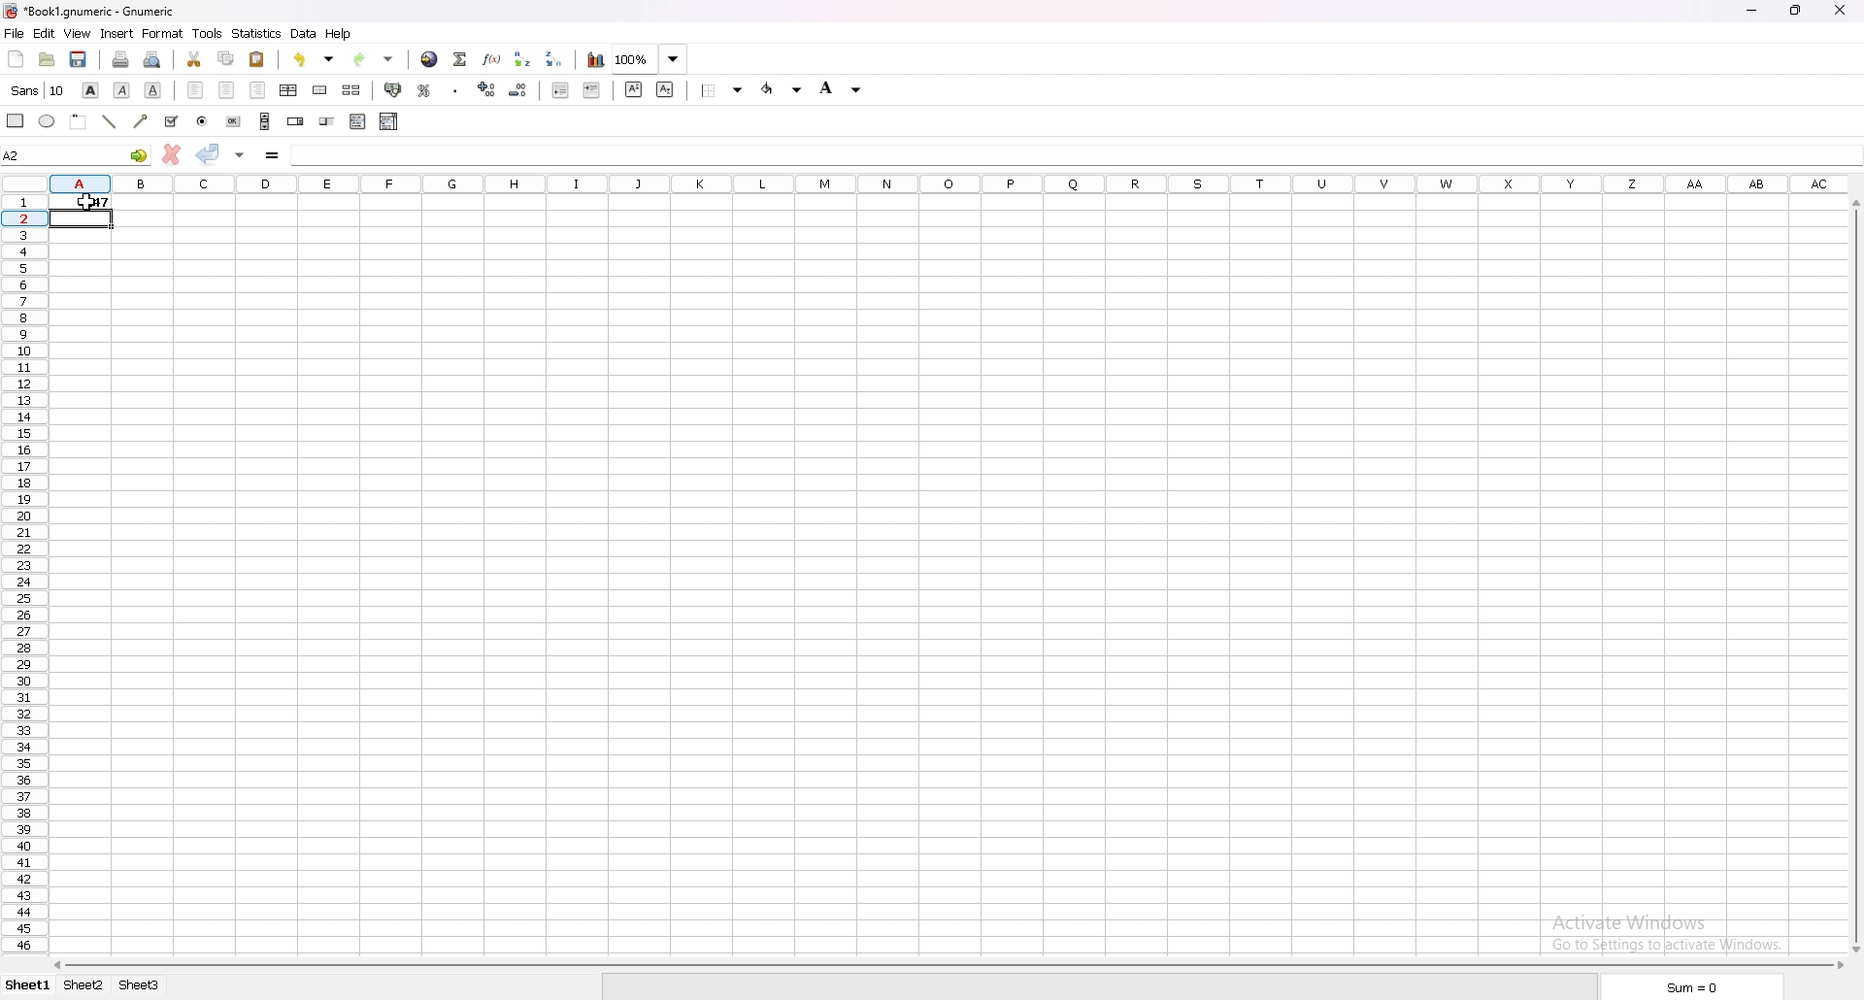  I want to click on underline, so click(153, 89).